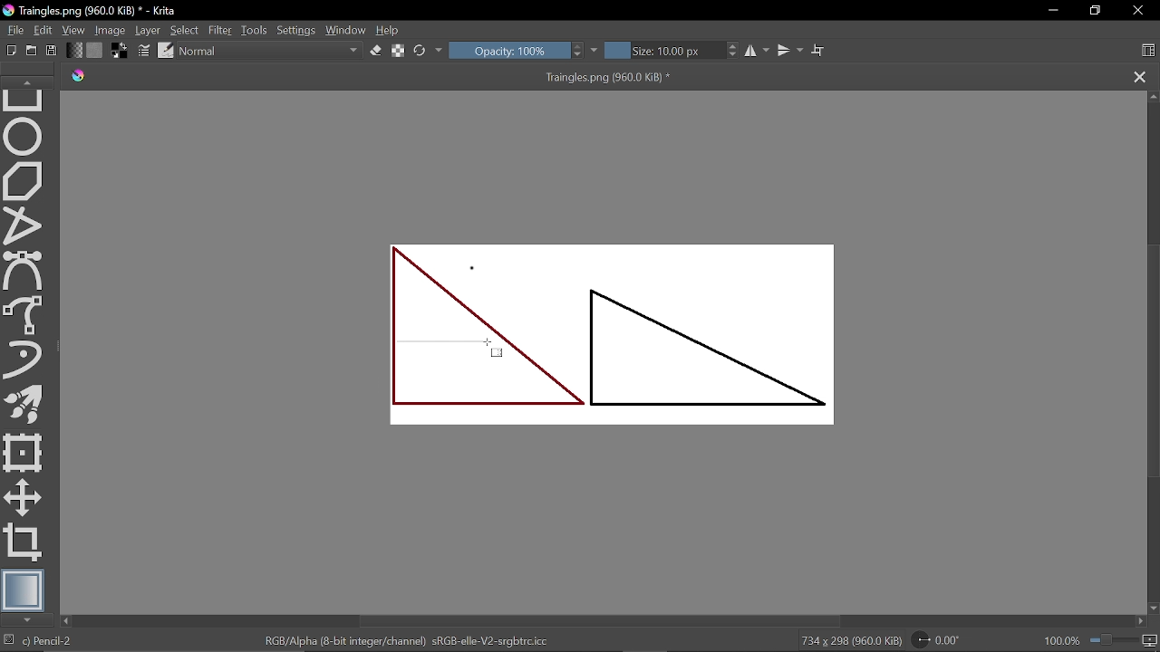 This screenshot has height=652, width=1160. What do you see at coordinates (593, 77) in the screenshot?
I see `Traingles.png (960.0 KiB) *` at bounding box center [593, 77].